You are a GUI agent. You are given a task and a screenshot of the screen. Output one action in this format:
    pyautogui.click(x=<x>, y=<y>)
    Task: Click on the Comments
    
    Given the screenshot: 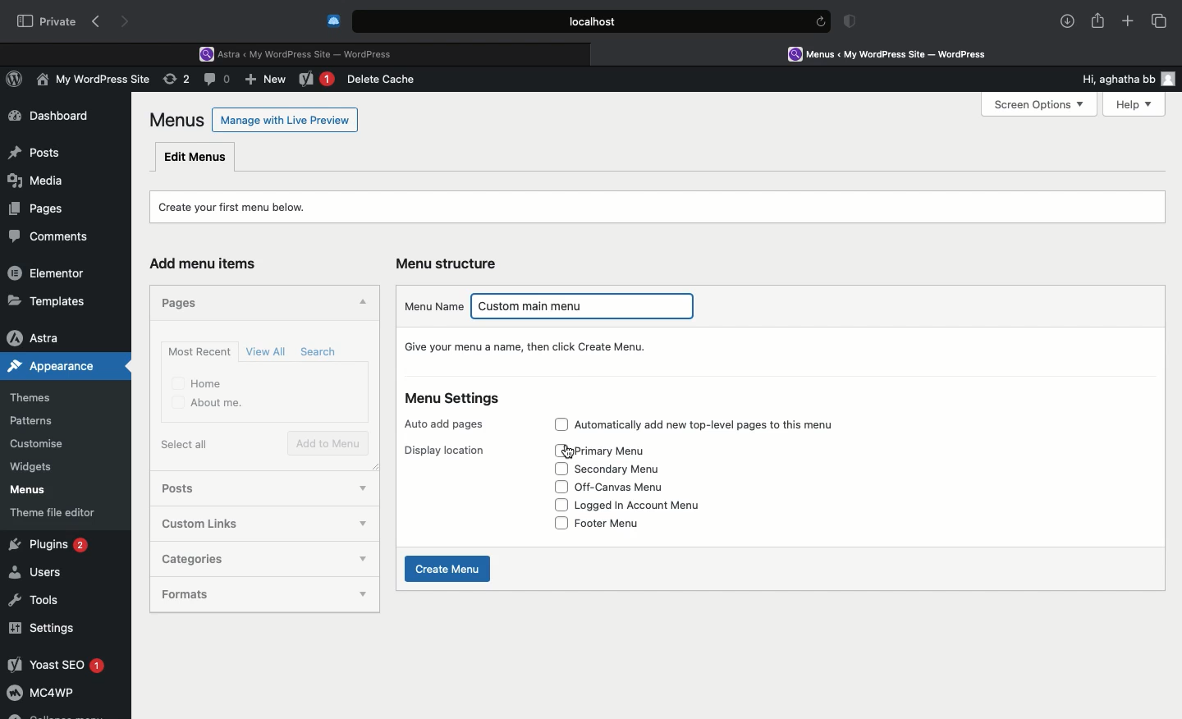 What is the action you would take?
    pyautogui.click(x=56, y=237)
    